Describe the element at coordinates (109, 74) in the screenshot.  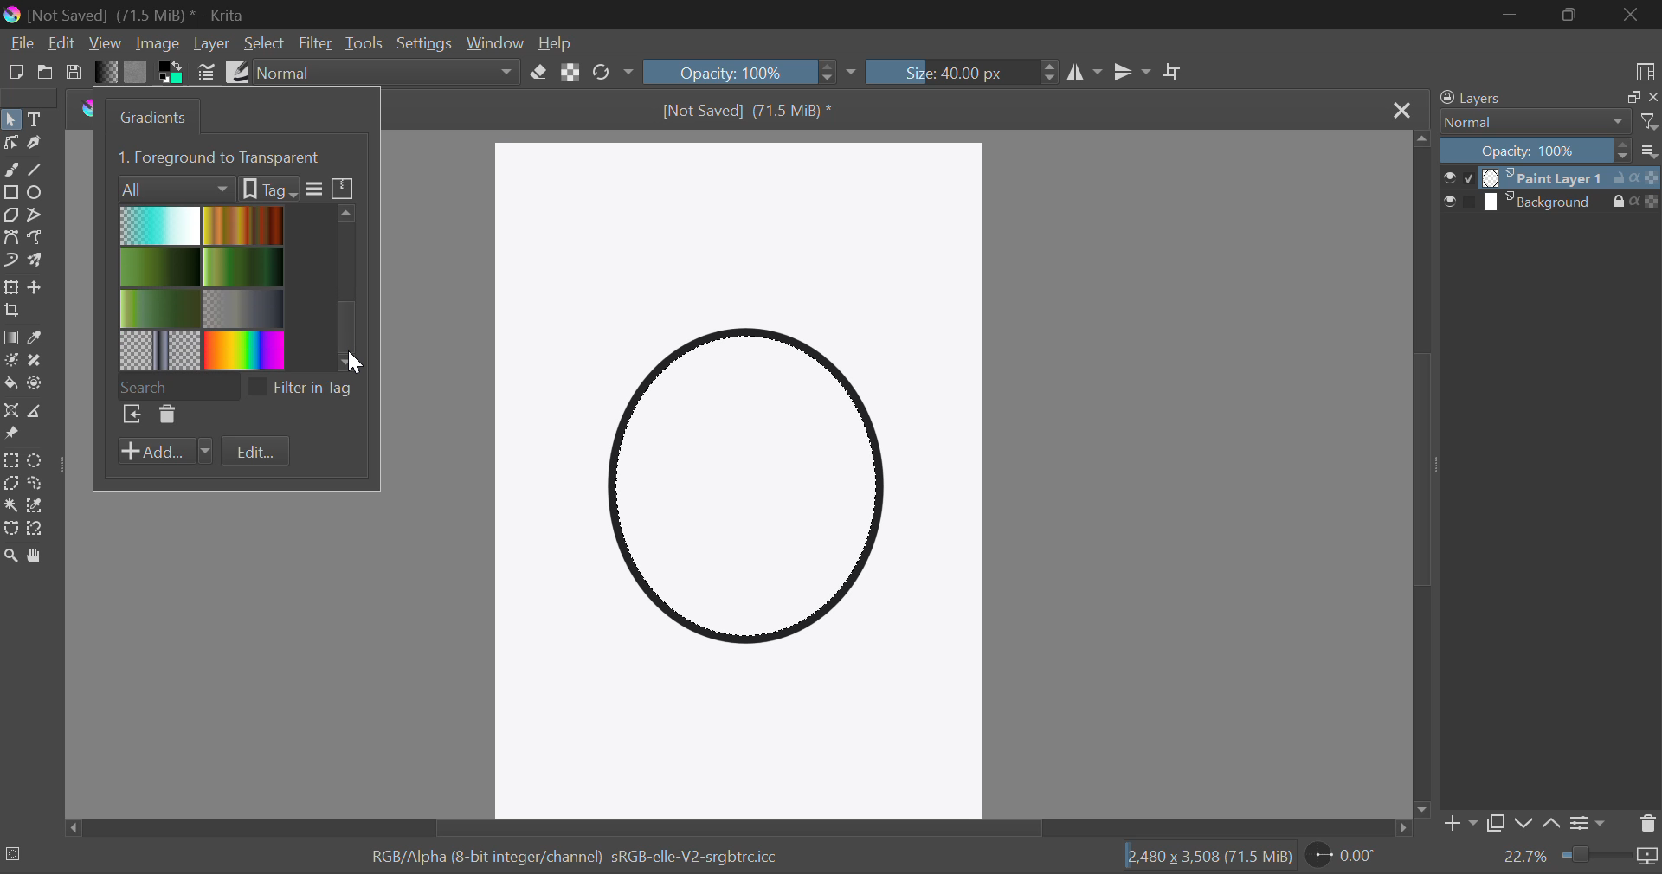
I see `Gradient` at that location.